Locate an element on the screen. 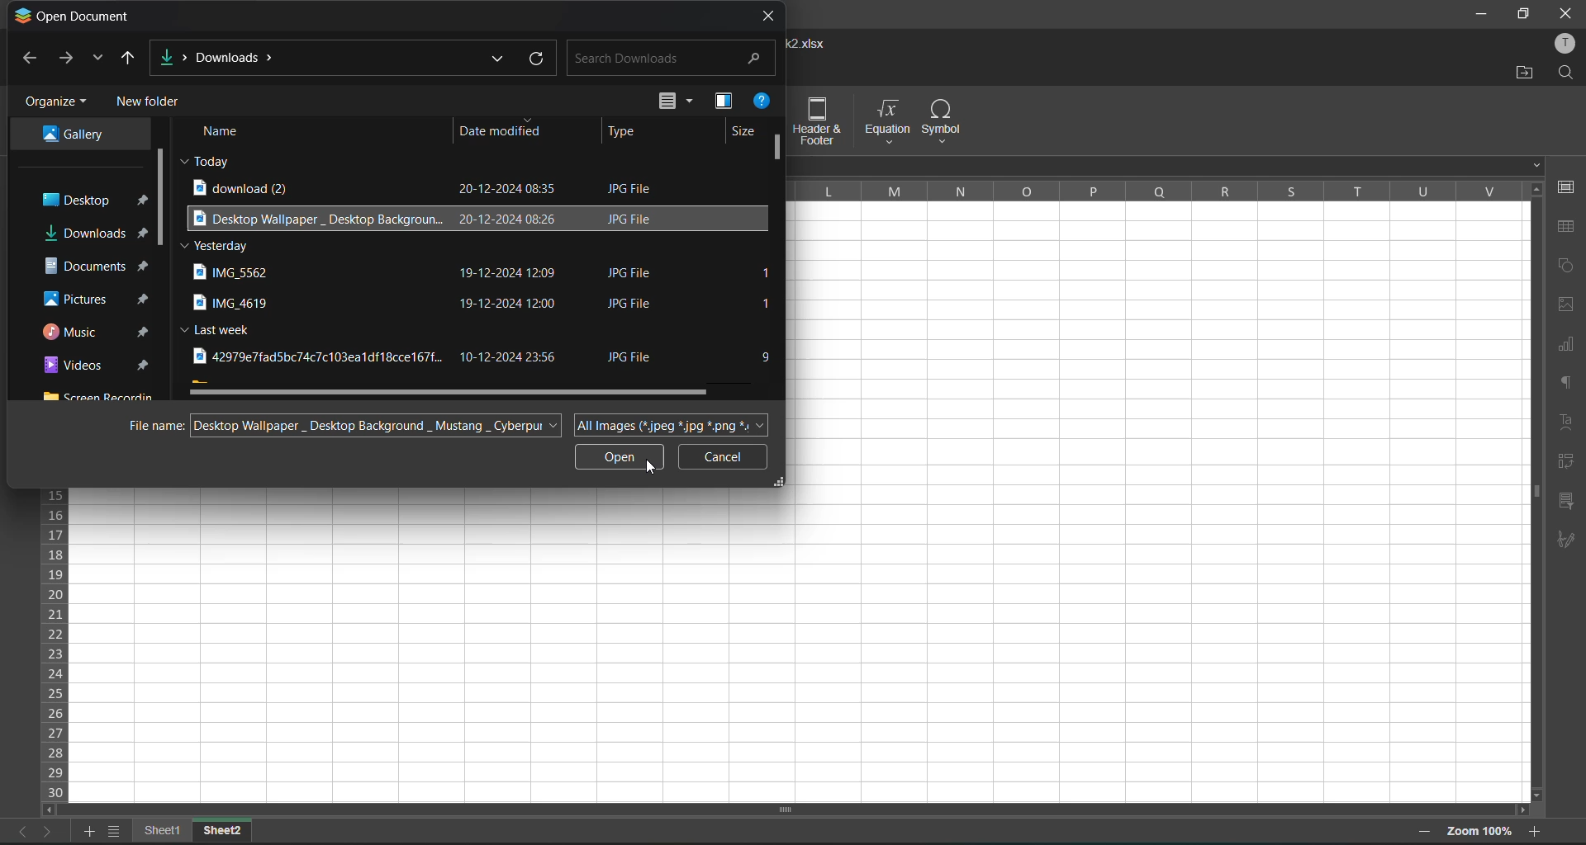 The image size is (1586, 845). zoom in is located at coordinates (1536, 828).